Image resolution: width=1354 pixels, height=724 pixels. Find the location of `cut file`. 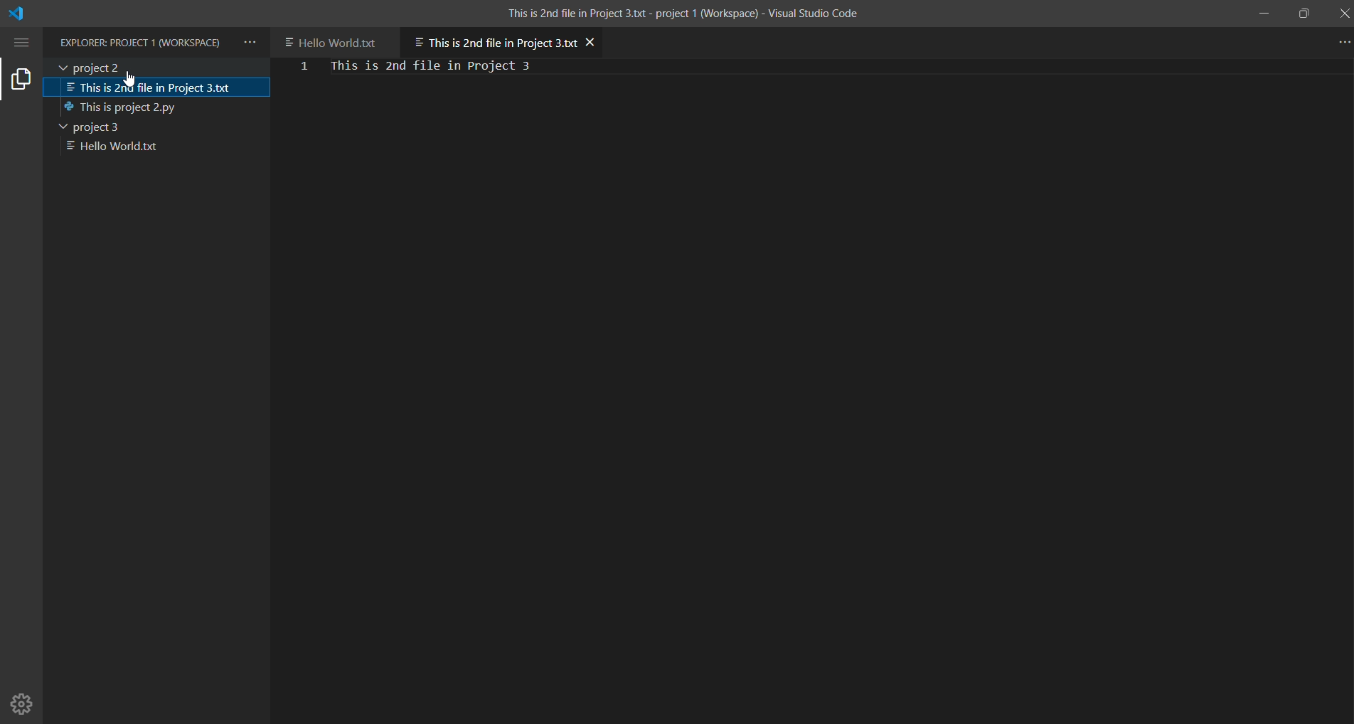

cut file is located at coordinates (150, 127).